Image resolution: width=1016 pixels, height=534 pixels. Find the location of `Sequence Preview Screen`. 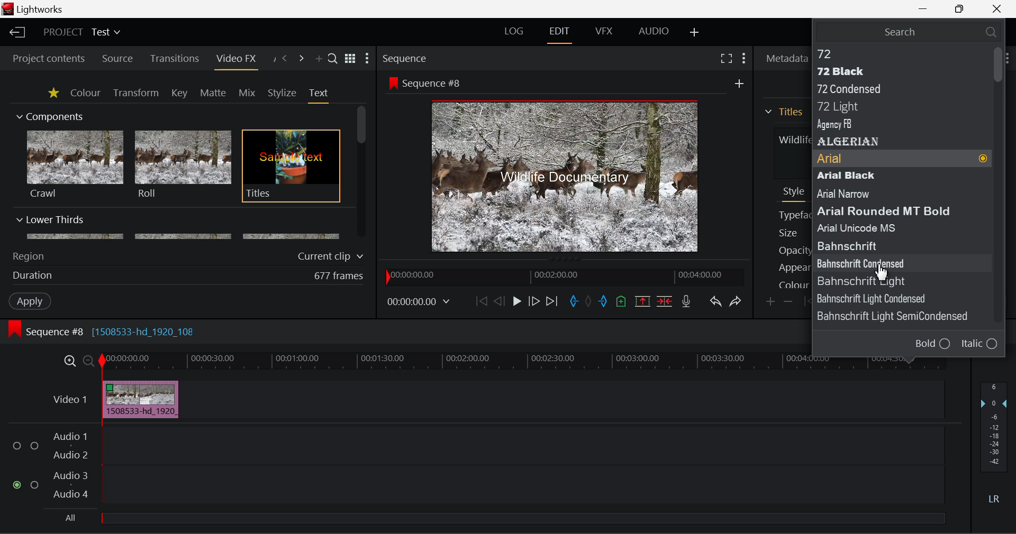

Sequence Preview Screen is located at coordinates (568, 177).